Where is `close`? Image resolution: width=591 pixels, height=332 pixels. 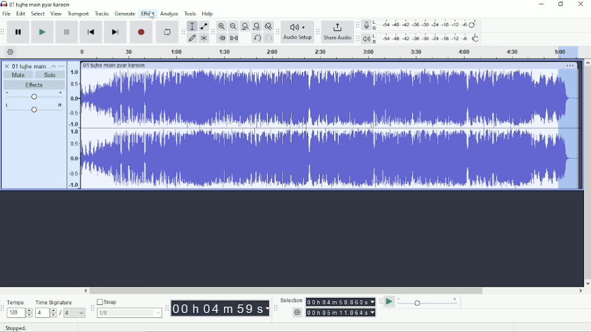
close is located at coordinates (6, 65).